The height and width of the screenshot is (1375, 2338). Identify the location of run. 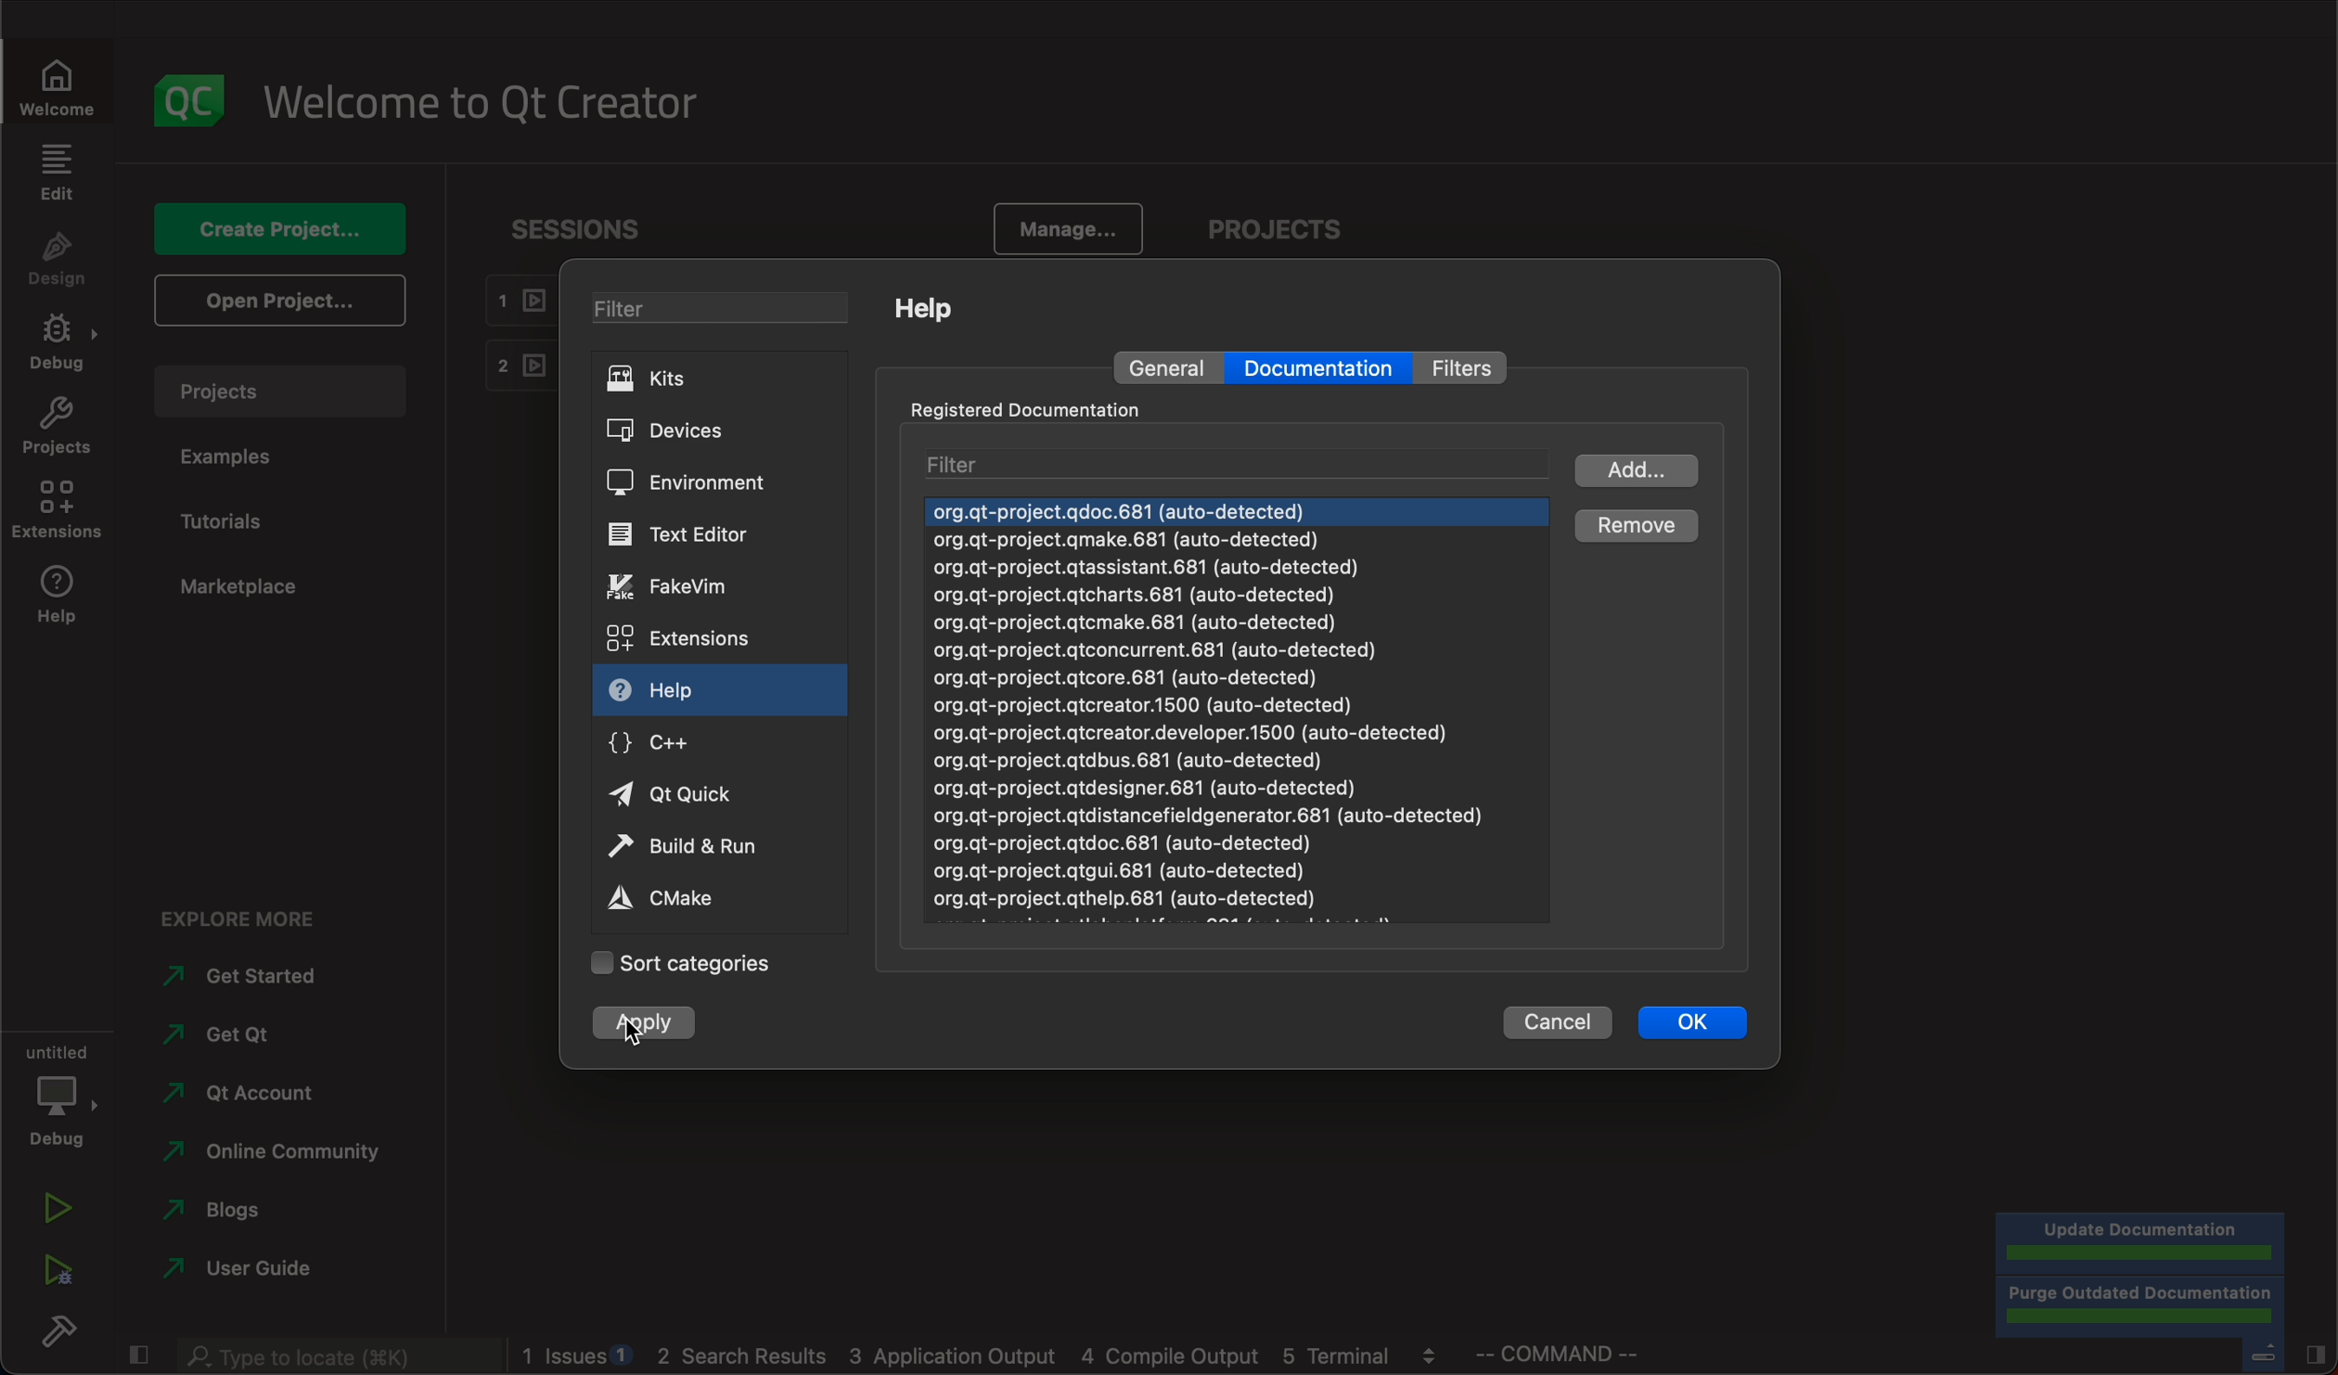
(692, 843).